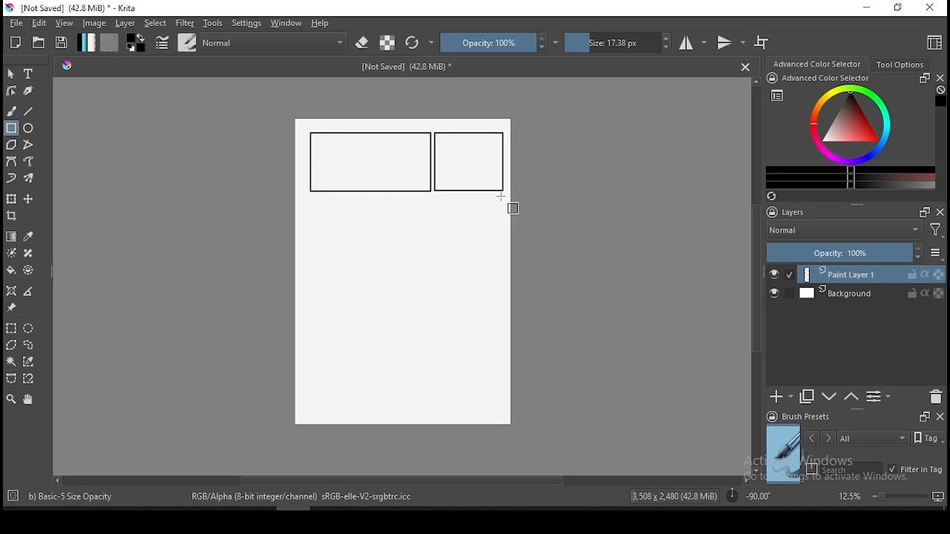  What do you see at coordinates (27, 378) in the screenshot?
I see `magnetic curve selection tool` at bounding box center [27, 378].